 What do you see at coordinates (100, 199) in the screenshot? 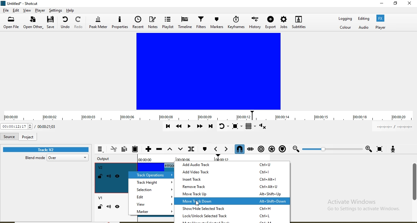
I see `V1` at bounding box center [100, 199].